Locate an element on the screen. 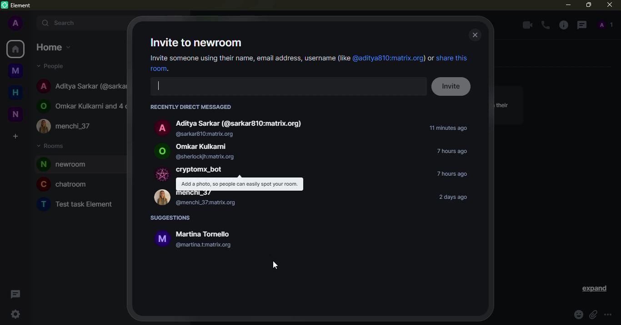 This screenshot has height=325, width=621. close is located at coordinates (475, 35).